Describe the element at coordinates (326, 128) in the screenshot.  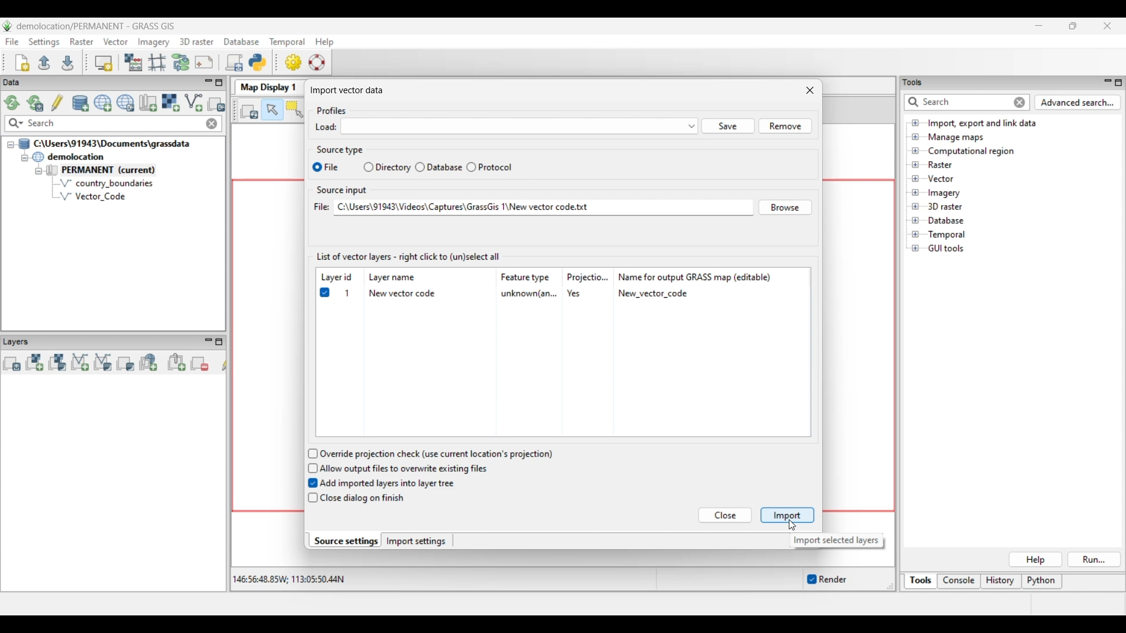
I see `Load:` at that location.